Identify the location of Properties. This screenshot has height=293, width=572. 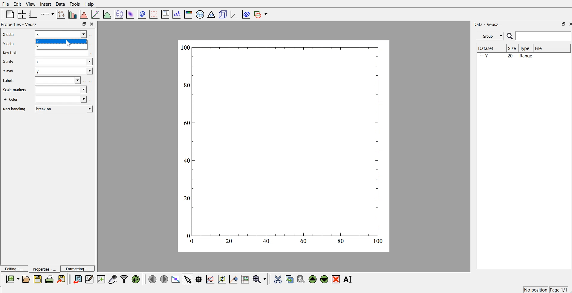
(42, 269).